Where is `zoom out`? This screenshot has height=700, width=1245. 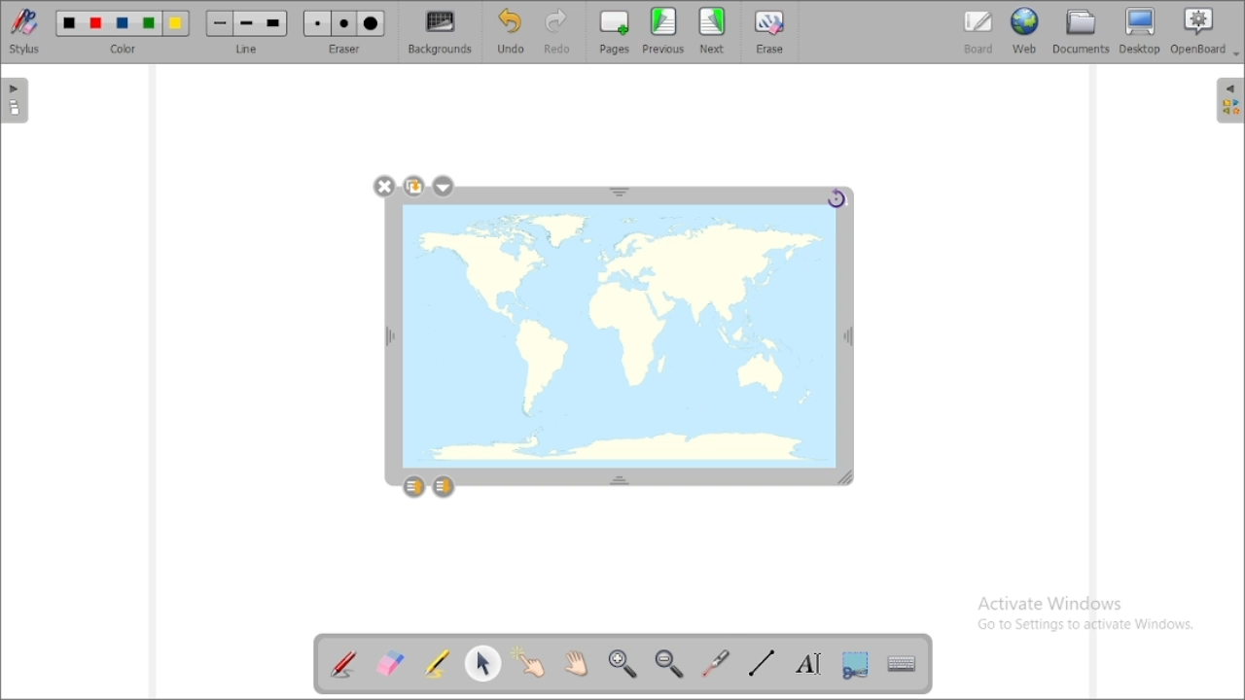 zoom out is located at coordinates (670, 663).